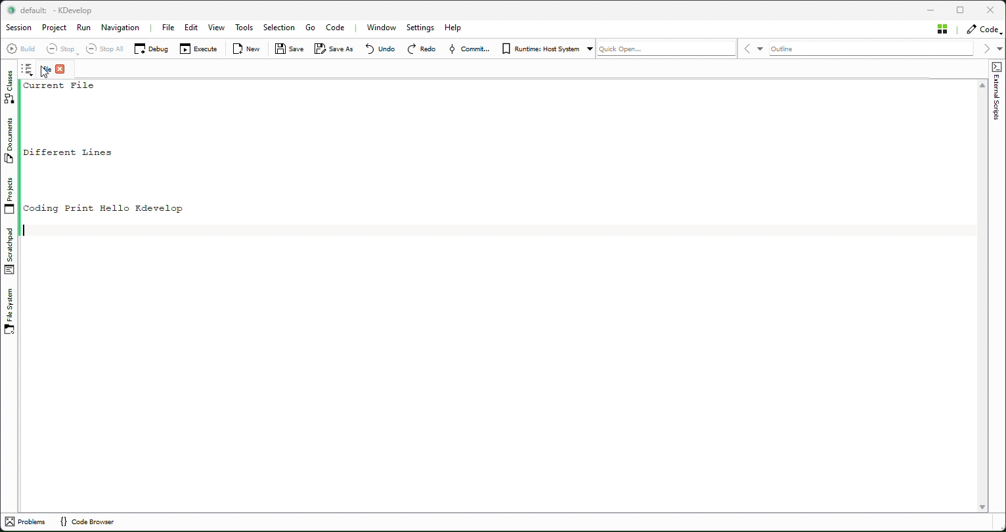  Describe the element at coordinates (249, 49) in the screenshot. I see `New` at that location.